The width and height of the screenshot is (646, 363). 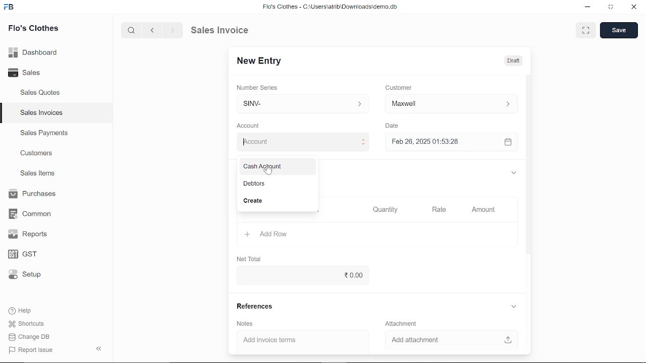 What do you see at coordinates (99, 347) in the screenshot?
I see `hide` at bounding box center [99, 347].